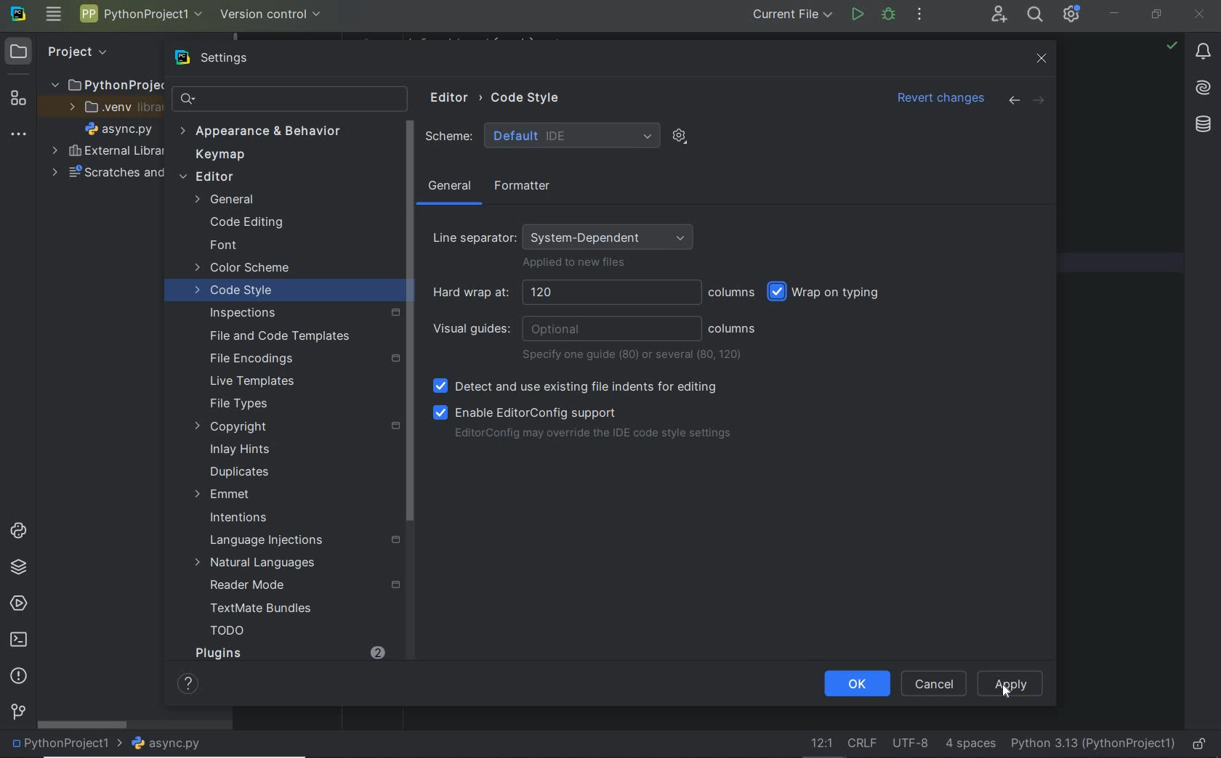  What do you see at coordinates (18, 676) in the screenshot?
I see `problems` at bounding box center [18, 676].